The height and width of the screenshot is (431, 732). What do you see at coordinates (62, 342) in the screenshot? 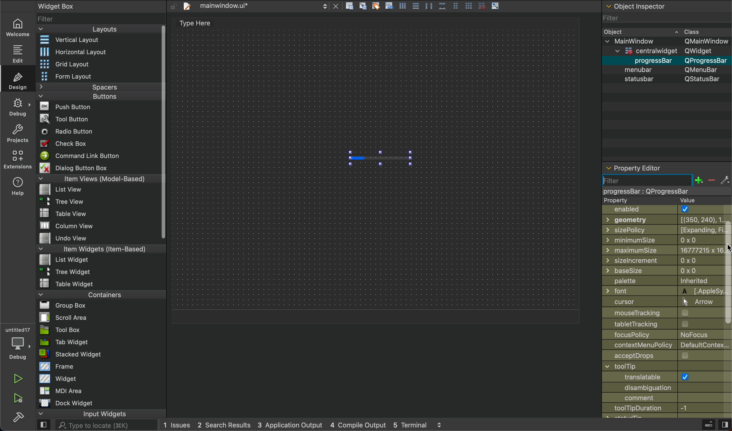
I see `Tab Widget` at bounding box center [62, 342].